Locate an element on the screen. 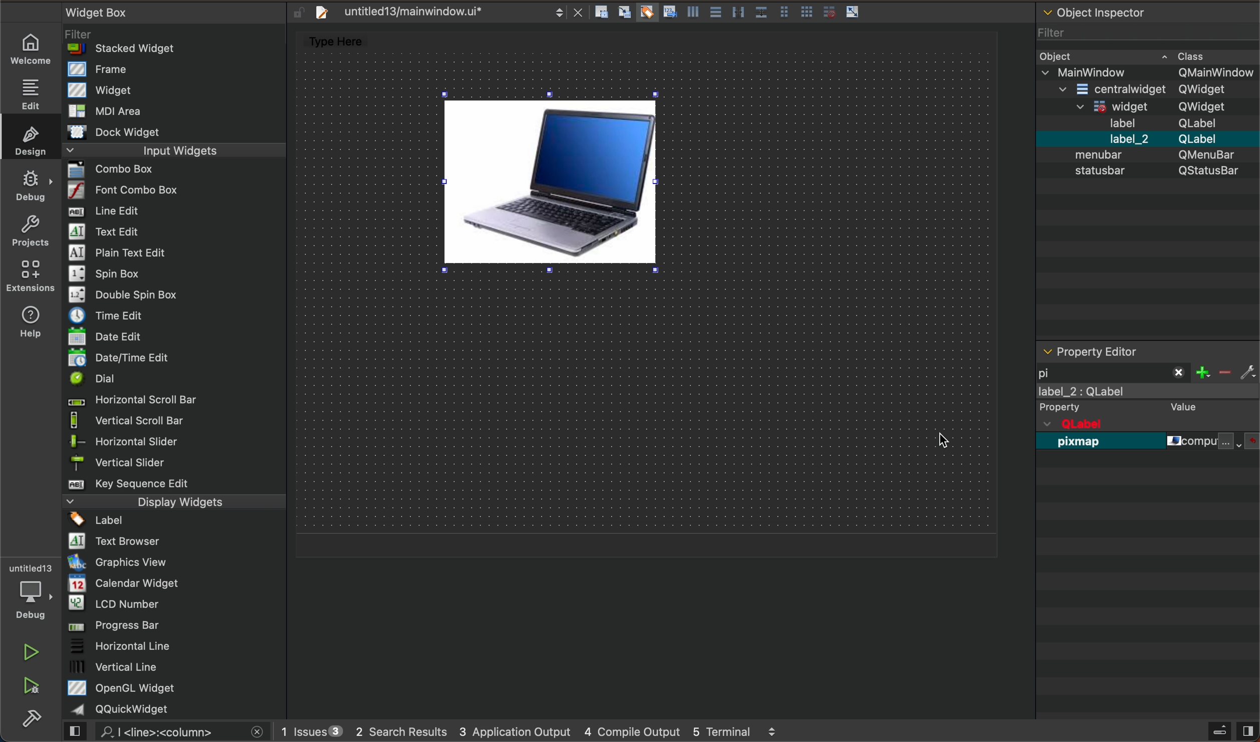 The width and height of the screenshot is (1260, 742). label is located at coordinates (1149, 401).